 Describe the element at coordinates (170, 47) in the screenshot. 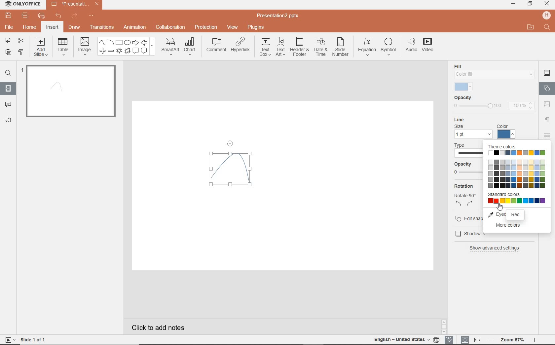

I see `SMART ART` at that location.